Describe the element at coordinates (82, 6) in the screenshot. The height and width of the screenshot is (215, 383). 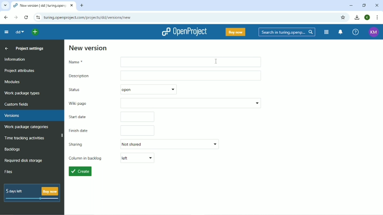
I see `New tab` at that location.